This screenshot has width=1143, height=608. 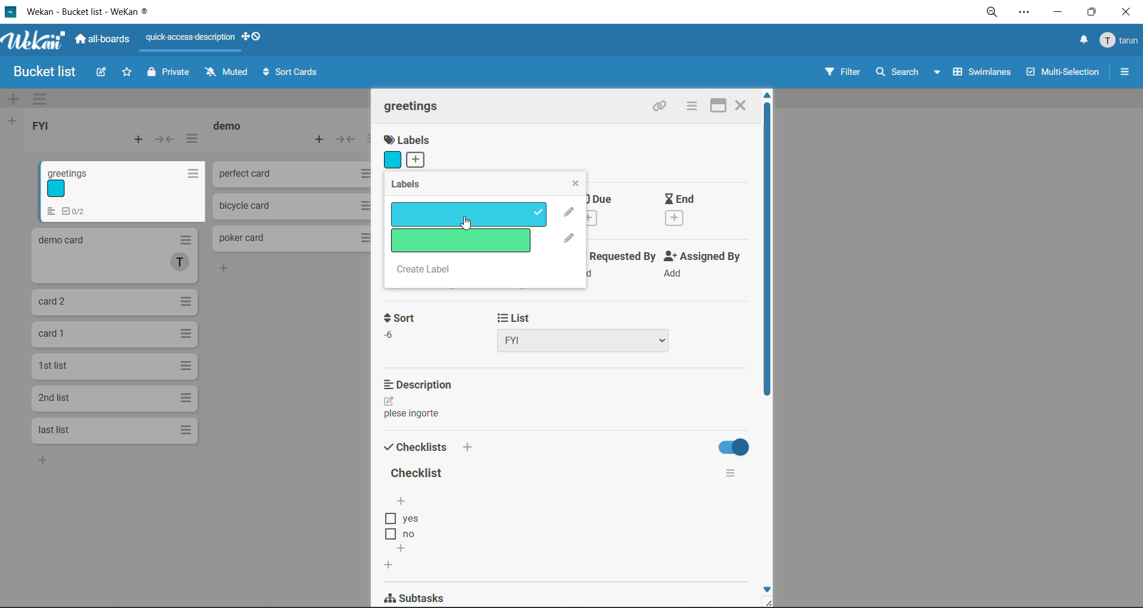 I want to click on board title, so click(x=39, y=72).